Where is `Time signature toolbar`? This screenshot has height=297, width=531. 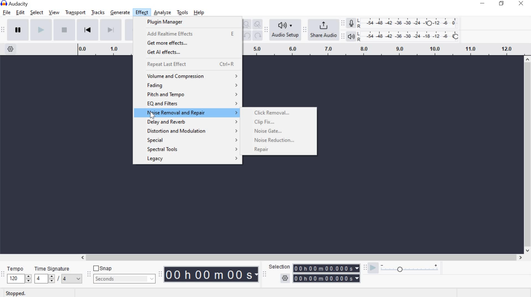 Time signature toolbar is located at coordinates (3, 272).